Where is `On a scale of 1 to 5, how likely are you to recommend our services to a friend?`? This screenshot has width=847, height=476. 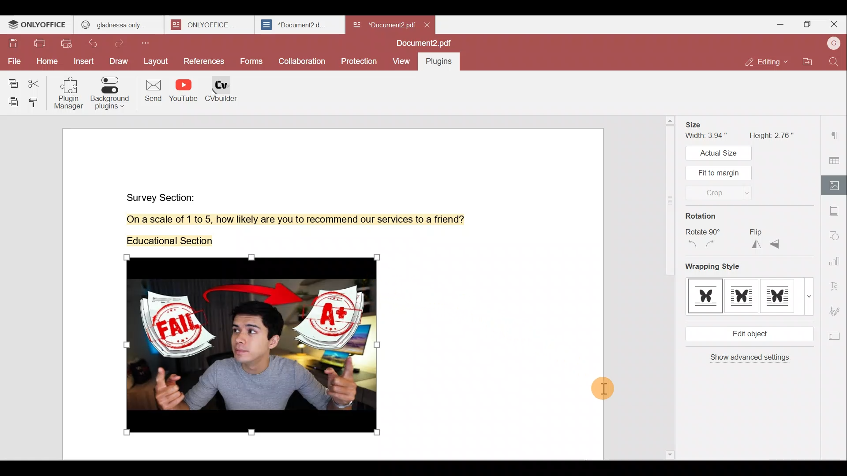 On a scale of 1 to 5, how likely are you to recommend our services to a friend? is located at coordinates (300, 219).